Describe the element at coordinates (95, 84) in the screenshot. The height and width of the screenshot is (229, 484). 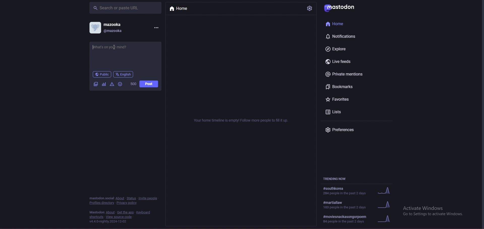
I see `image` at that location.